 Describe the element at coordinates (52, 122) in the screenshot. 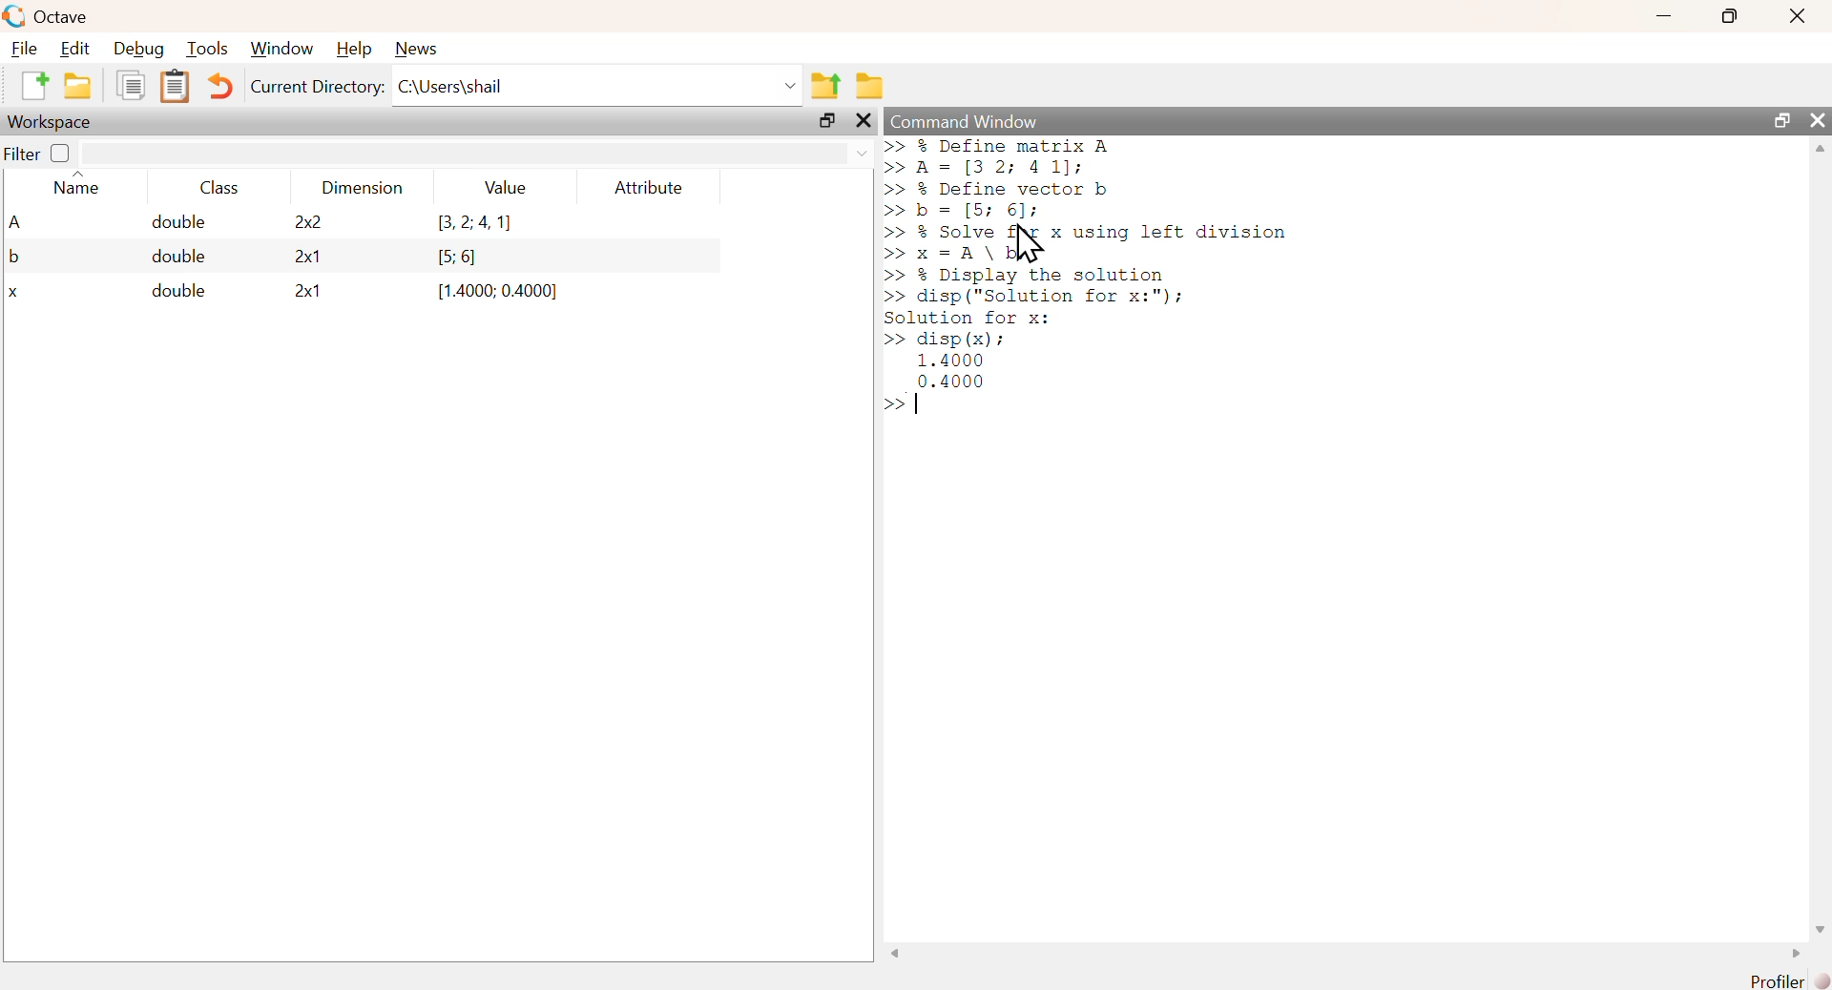

I see `workspace` at that location.